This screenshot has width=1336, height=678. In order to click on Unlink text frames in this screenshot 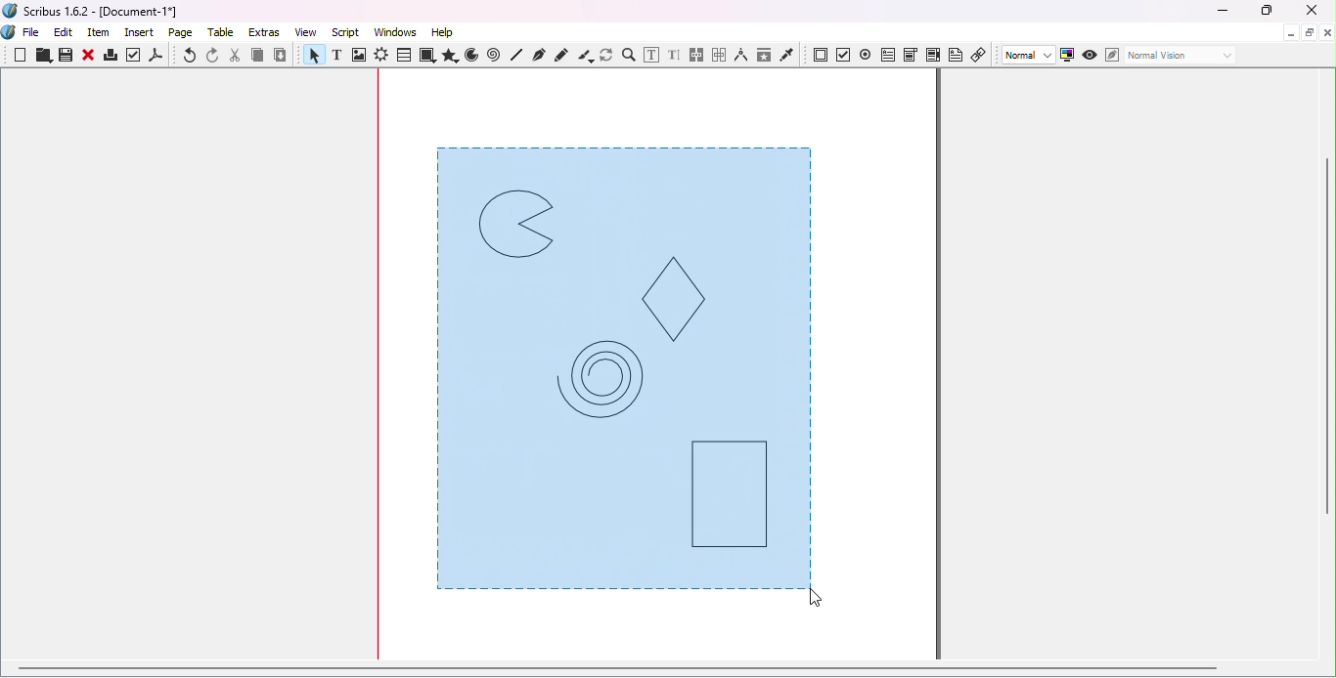, I will do `click(719, 55)`.